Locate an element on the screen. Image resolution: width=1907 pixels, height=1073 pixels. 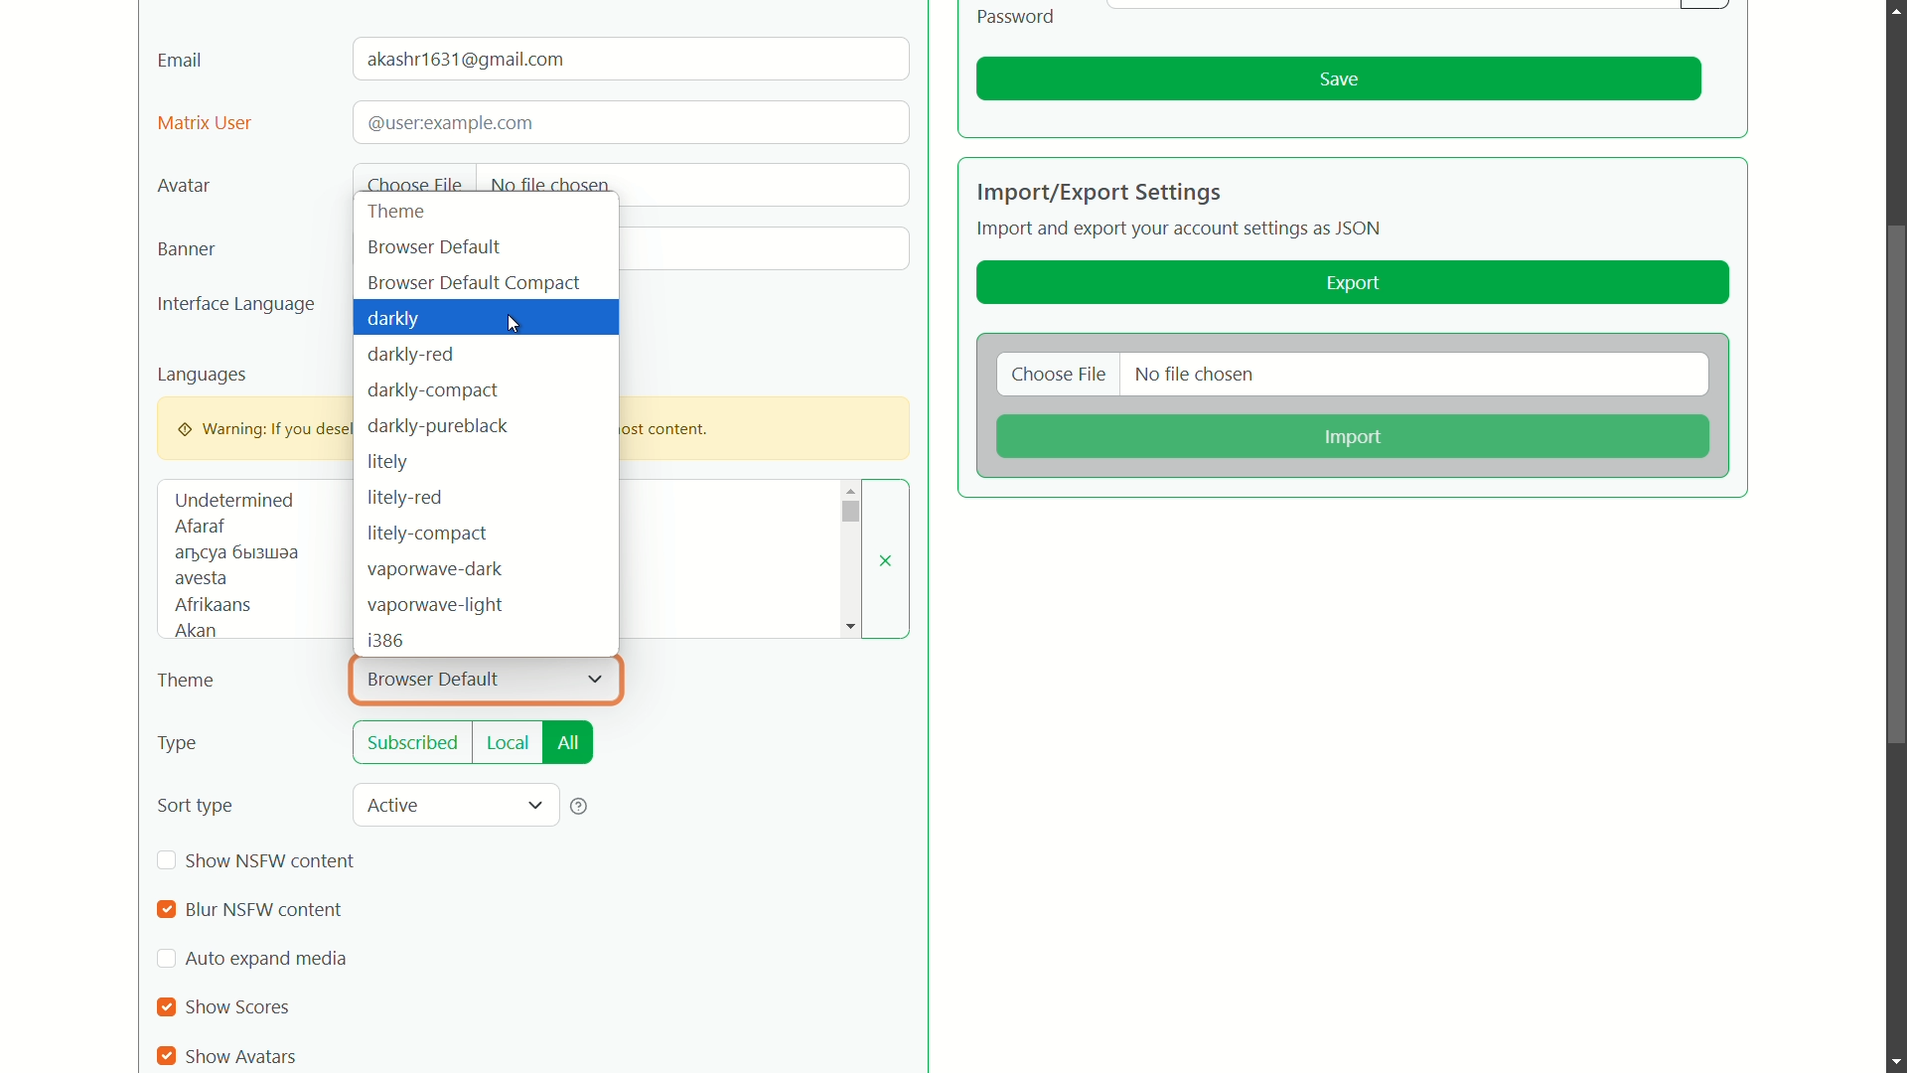
undetermined is located at coordinates (234, 500).